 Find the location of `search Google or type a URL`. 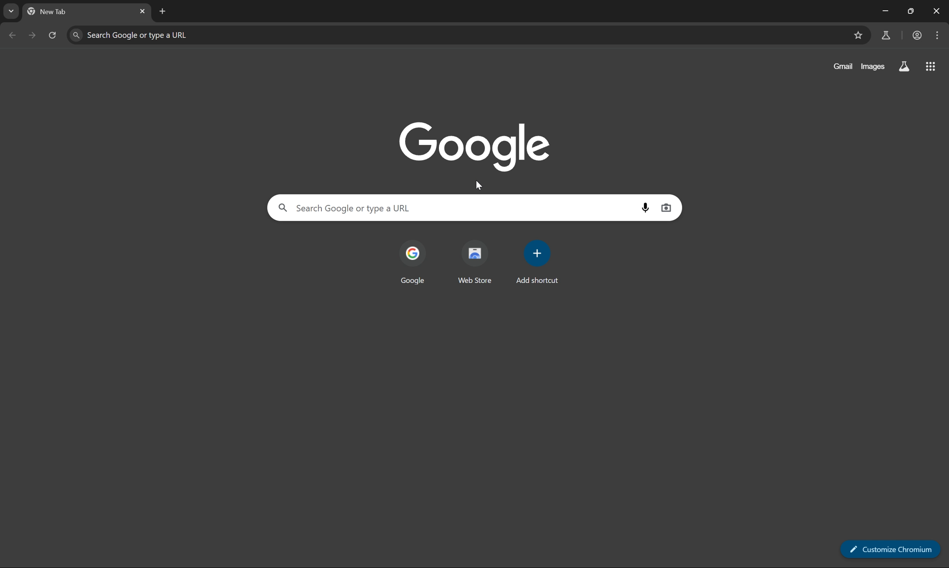

search Google or type a URL is located at coordinates (450, 207).